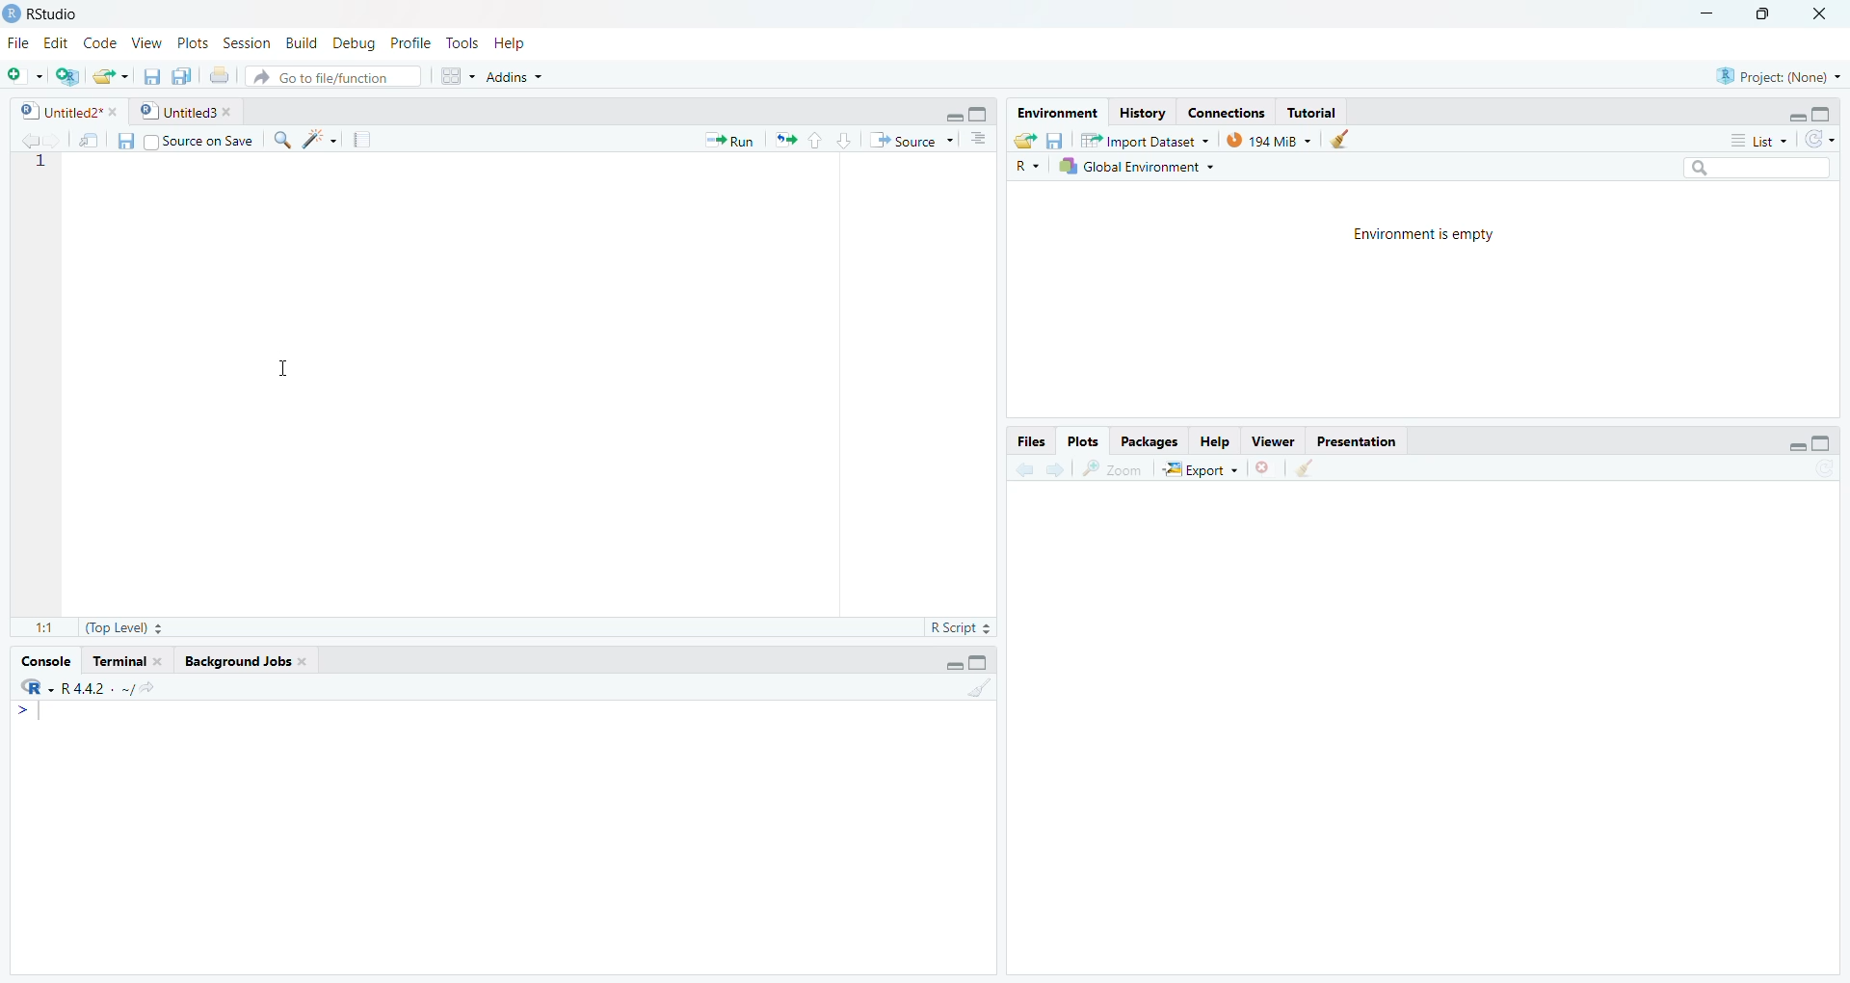 The height and width of the screenshot is (983, 1850). Describe the element at coordinates (190, 113) in the screenshot. I see `Untitled3` at that location.